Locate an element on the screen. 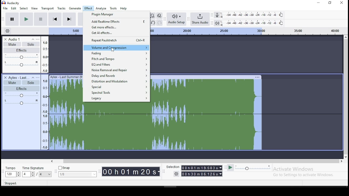 The image size is (349, 196). rime signature is located at coordinates (37, 172).